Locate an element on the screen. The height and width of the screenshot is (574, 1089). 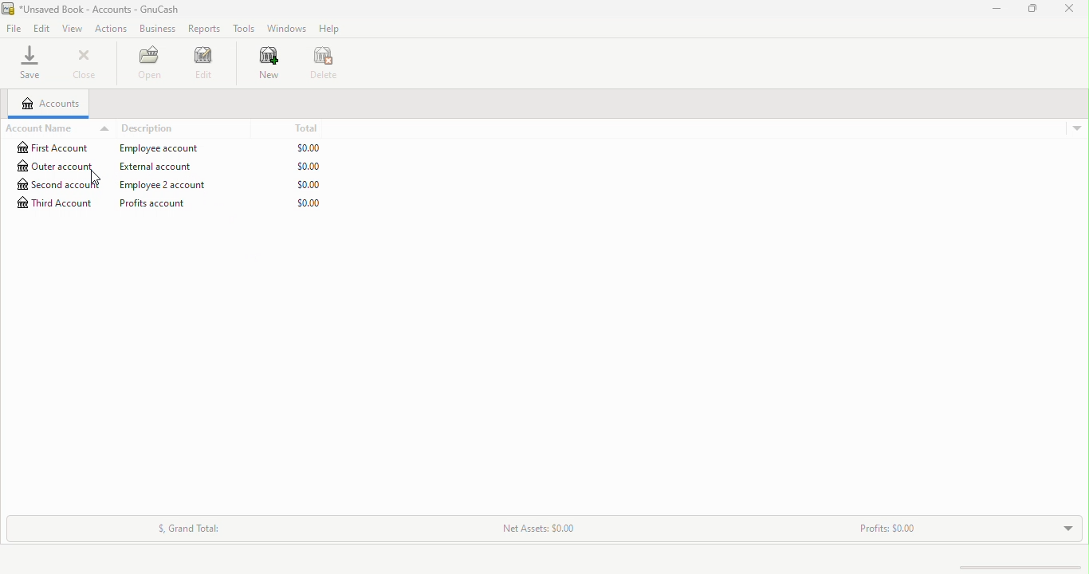
Maximize is located at coordinates (1030, 10).